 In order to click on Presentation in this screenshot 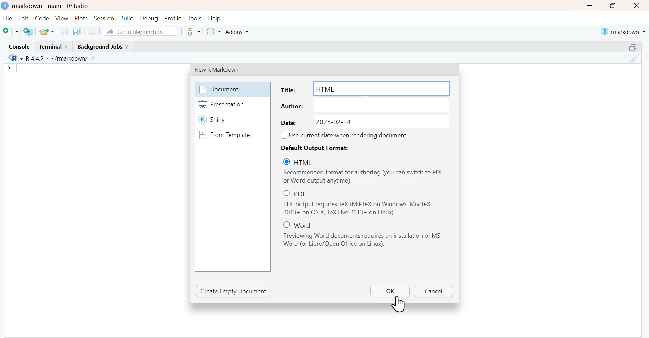, I will do `click(232, 104)`.